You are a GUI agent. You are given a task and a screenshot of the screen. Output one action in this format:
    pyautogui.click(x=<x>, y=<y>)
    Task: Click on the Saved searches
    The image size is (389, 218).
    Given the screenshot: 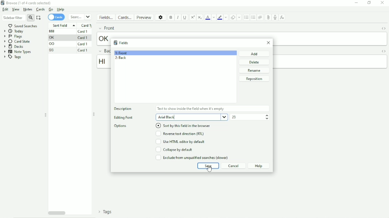 What is the action you would take?
    pyautogui.click(x=25, y=26)
    